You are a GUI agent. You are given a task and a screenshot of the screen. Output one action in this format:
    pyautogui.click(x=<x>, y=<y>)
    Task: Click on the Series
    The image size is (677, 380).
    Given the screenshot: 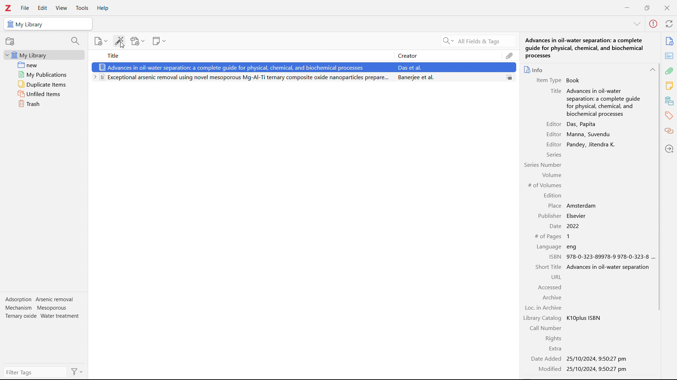 What is the action you would take?
    pyautogui.click(x=554, y=154)
    